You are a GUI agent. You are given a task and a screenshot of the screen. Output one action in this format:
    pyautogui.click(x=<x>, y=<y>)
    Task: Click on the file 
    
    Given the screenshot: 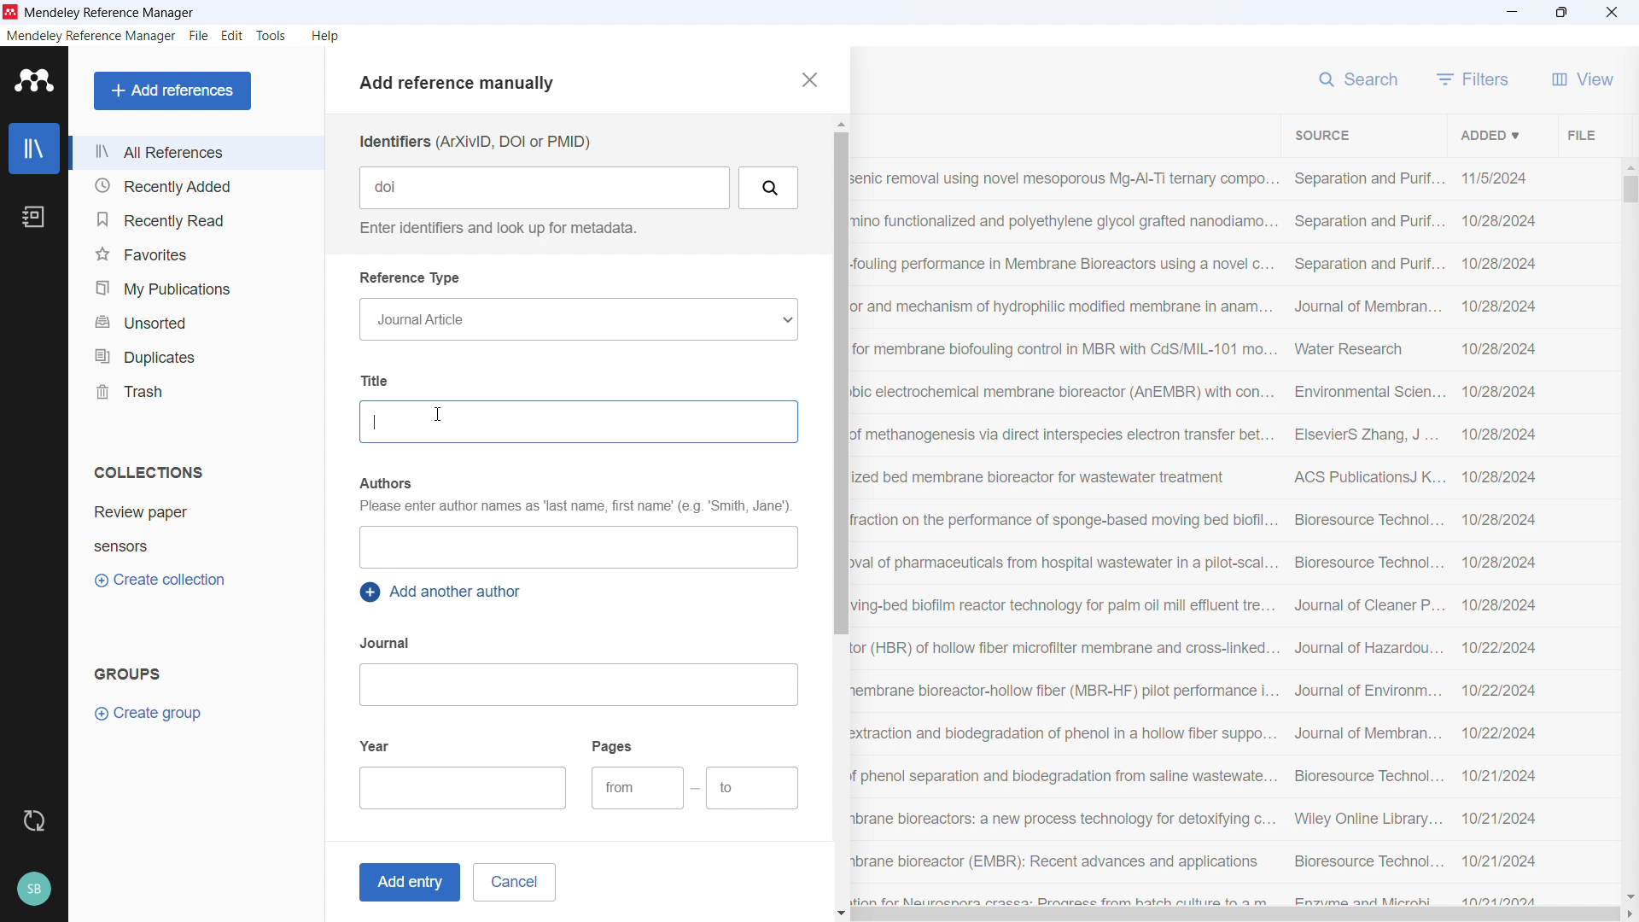 What is the action you would take?
    pyautogui.click(x=198, y=37)
    